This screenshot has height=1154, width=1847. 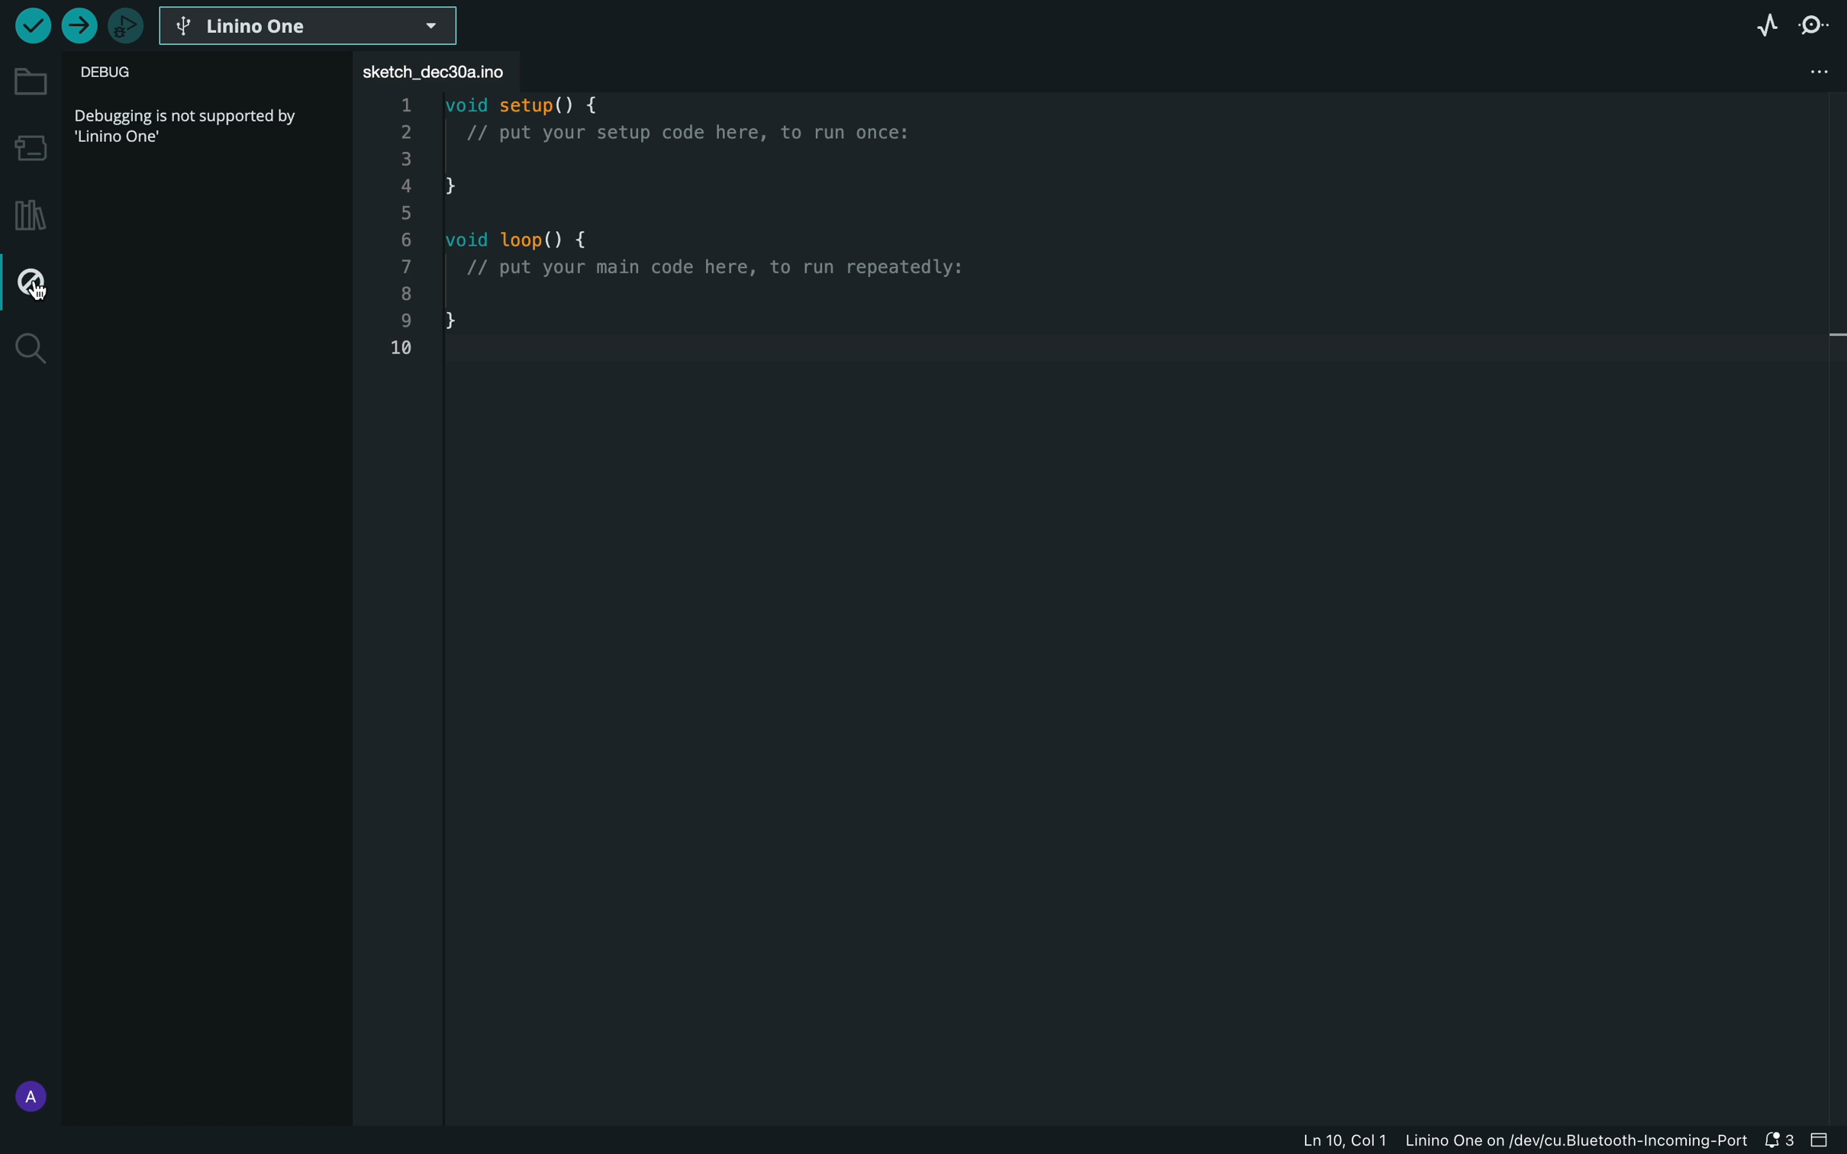 What do you see at coordinates (38, 289) in the screenshot?
I see `cursor` at bounding box center [38, 289].